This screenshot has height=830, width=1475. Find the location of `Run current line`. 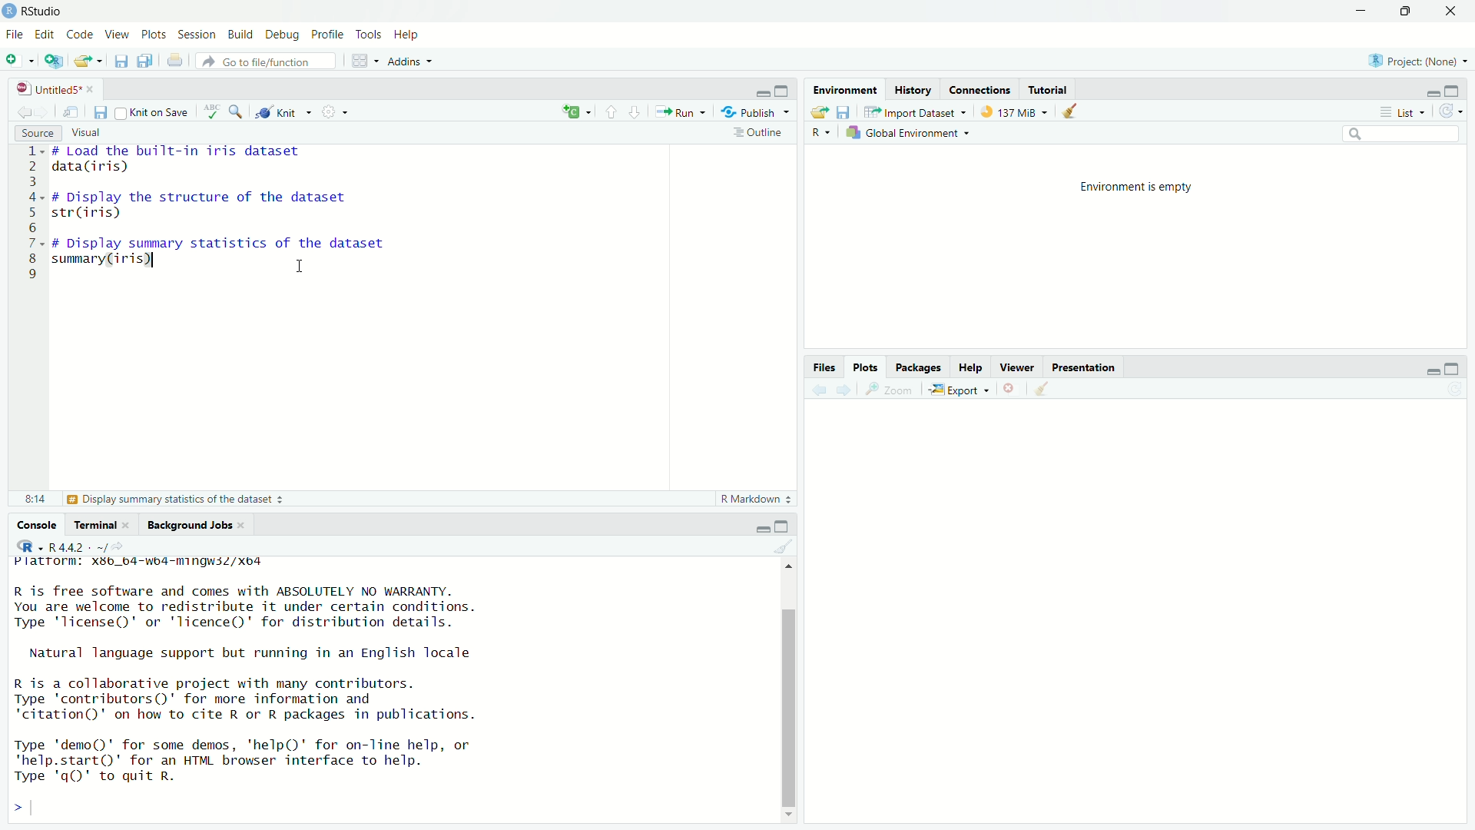

Run current line is located at coordinates (678, 110).